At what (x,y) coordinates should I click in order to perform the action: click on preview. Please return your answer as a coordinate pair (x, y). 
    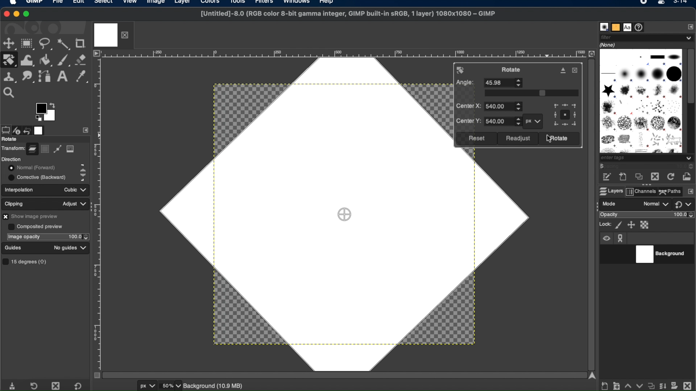
    Looking at the image, I should click on (565, 115).